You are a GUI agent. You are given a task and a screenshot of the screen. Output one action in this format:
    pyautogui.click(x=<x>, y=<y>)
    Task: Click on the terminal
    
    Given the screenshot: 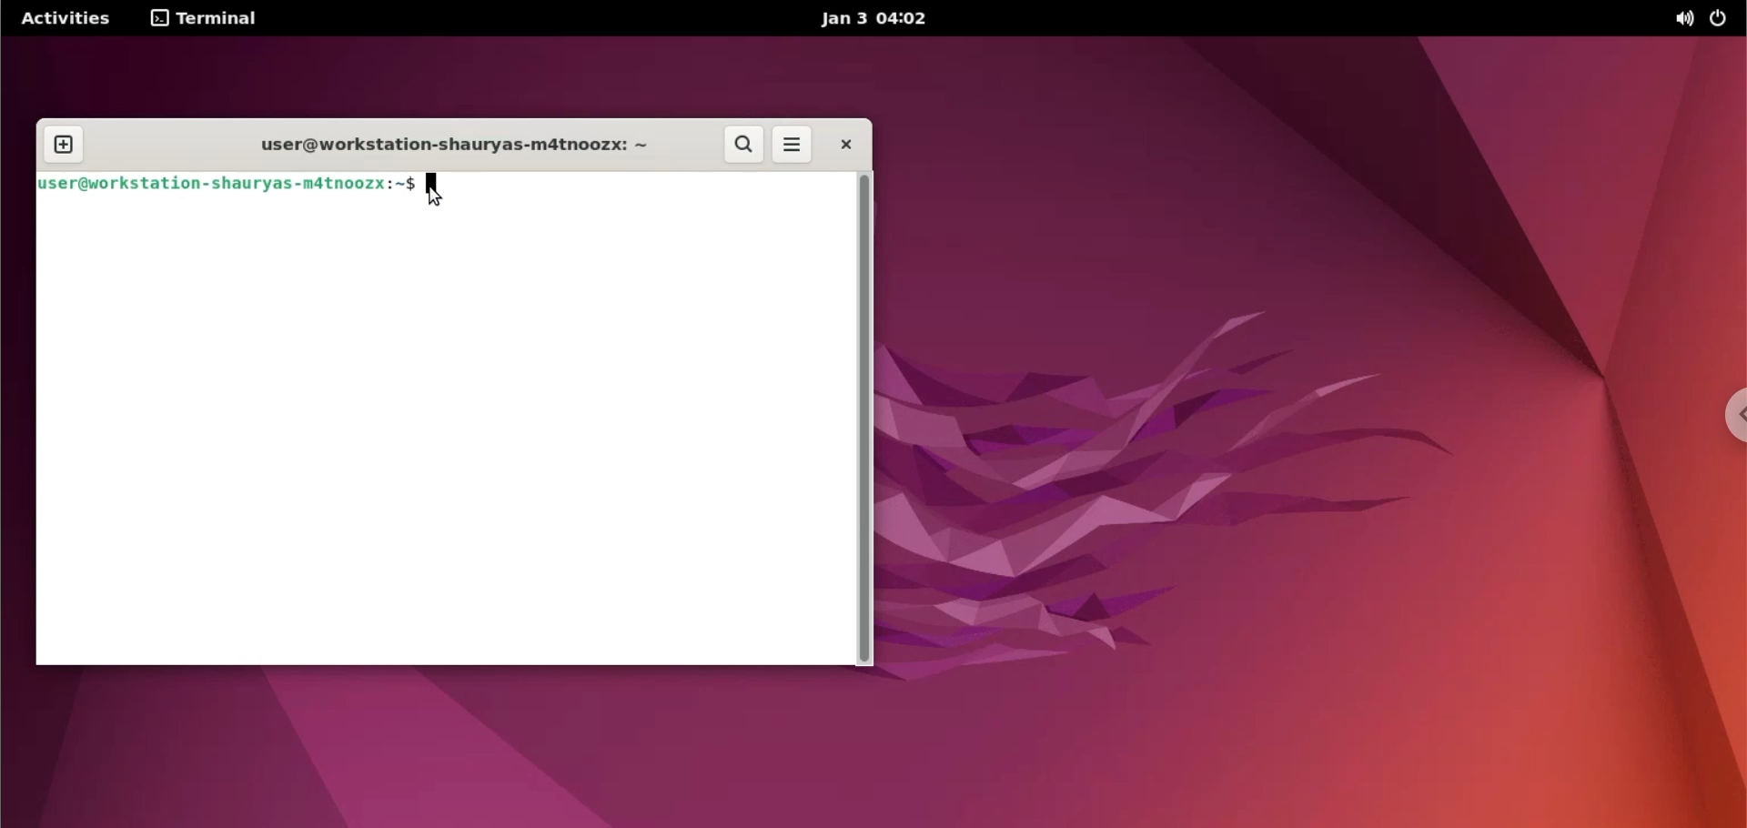 What is the action you would take?
    pyautogui.click(x=209, y=20)
    